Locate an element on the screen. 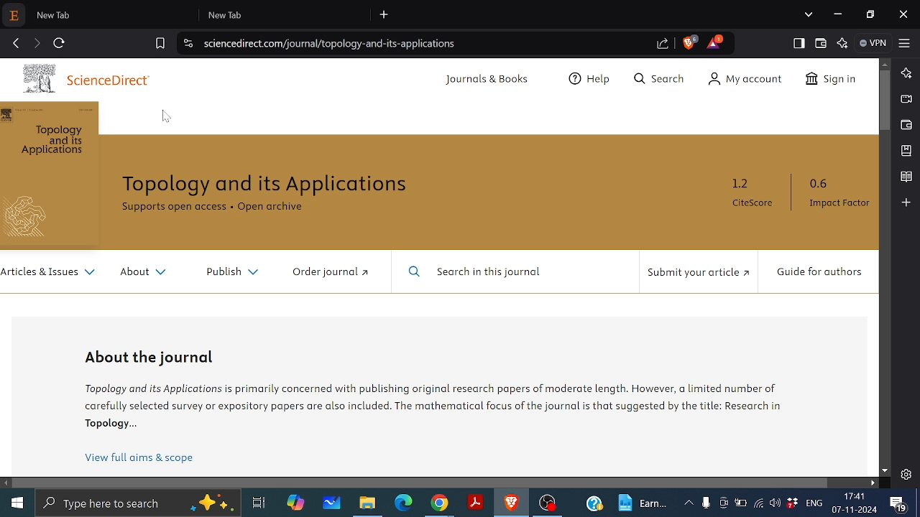 This screenshot has width=920, height=517. Dropbox is located at coordinates (791, 503).